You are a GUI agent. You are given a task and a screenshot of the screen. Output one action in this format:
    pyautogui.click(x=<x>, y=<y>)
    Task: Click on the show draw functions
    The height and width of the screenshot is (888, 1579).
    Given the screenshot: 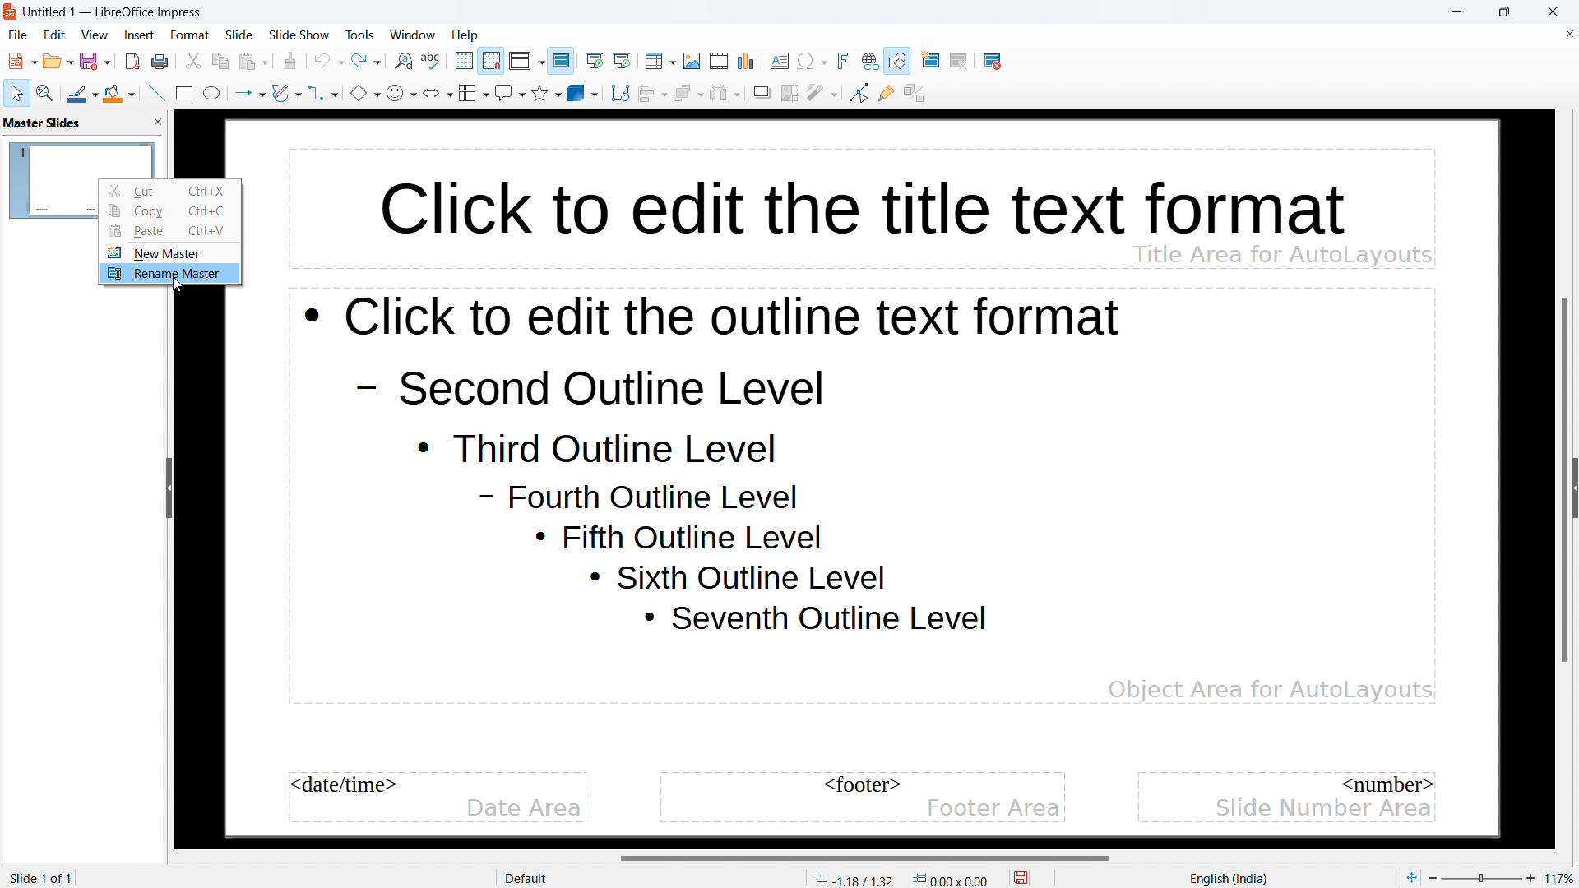 What is the action you would take?
    pyautogui.click(x=898, y=61)
    